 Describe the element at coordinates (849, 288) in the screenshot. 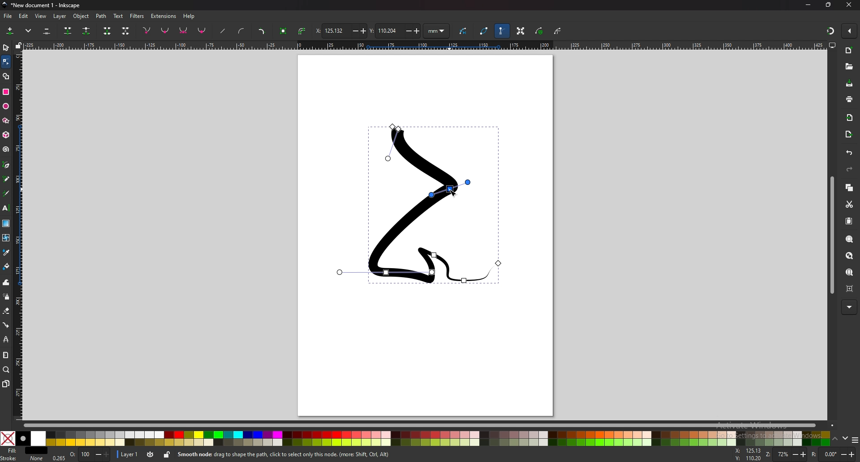

I see `zoom center page` at that location.